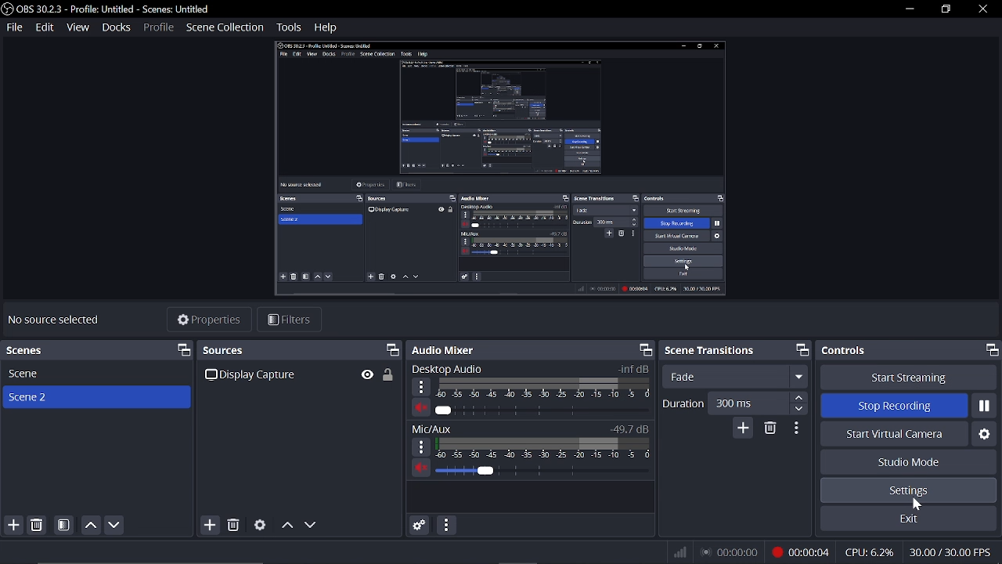 The height and width of the screenshot is (564, 1002). I want to click on Desktop Audio, so click(460, 368).